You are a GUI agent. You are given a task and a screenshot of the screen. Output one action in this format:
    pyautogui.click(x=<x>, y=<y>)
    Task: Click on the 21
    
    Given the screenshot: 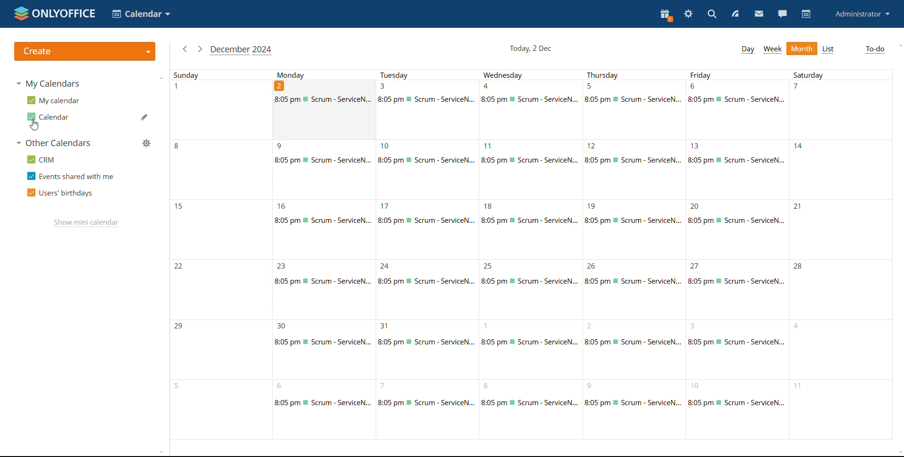 What is the action you would take?
    pyautogui.click(x=843, y=228)
    